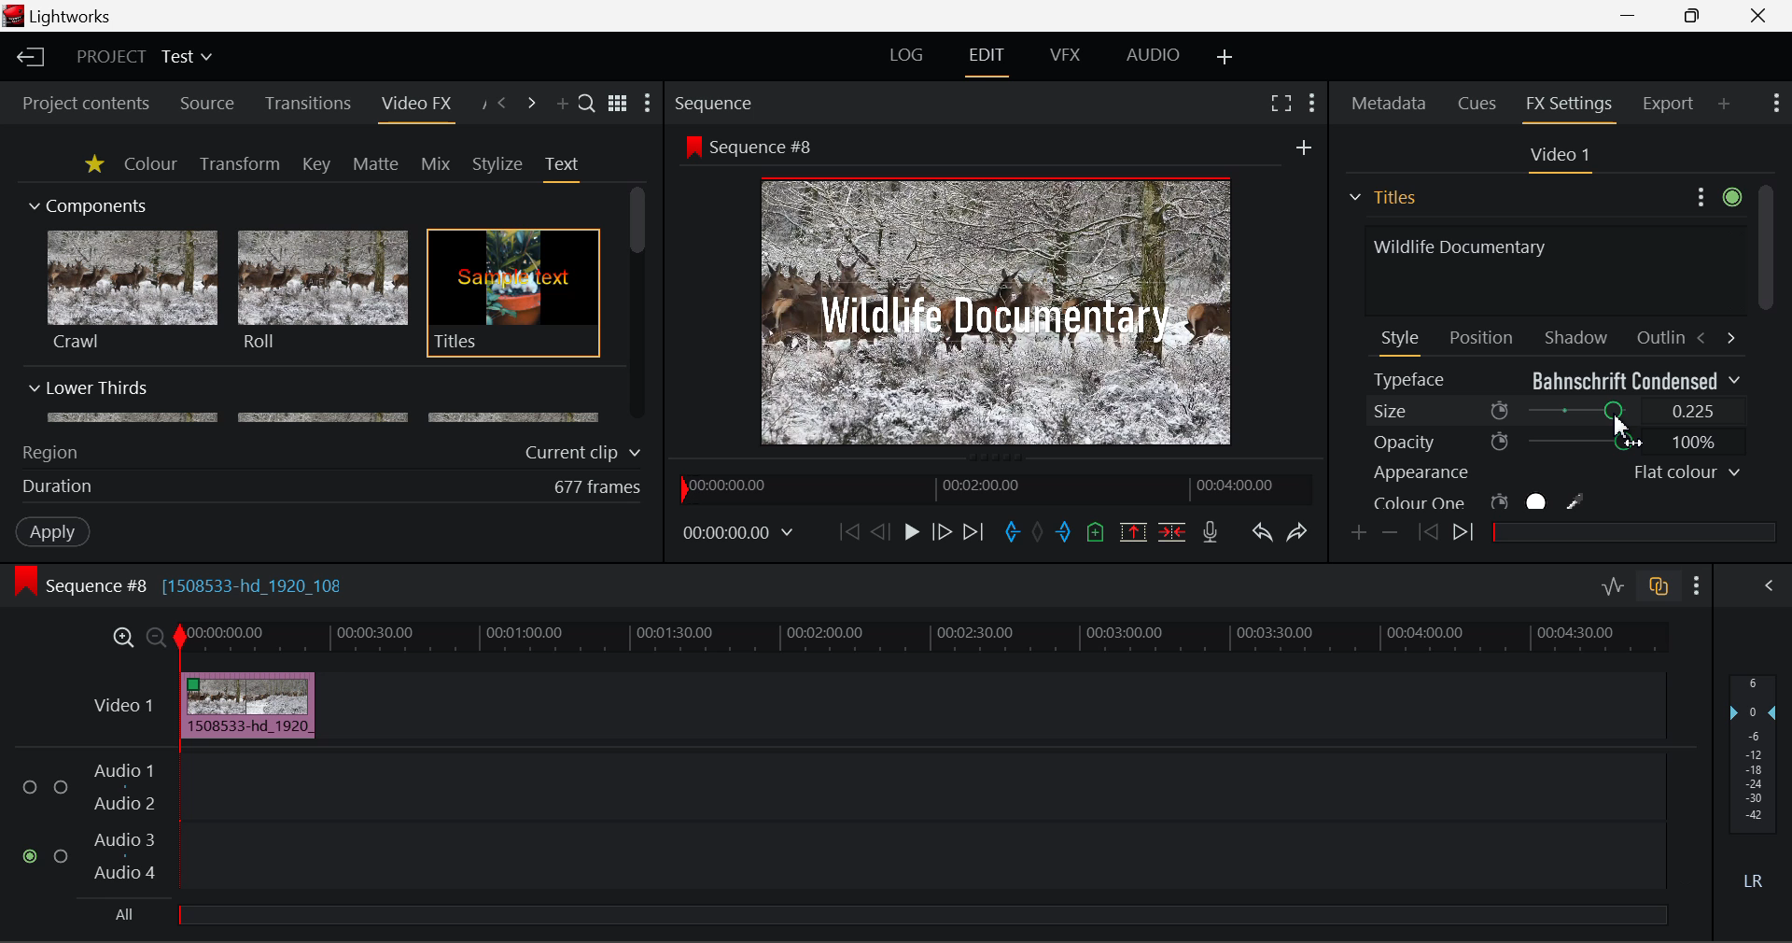 The height and width of the screenshot is (943, 1792). I want to click on Next keyframe, so click(1466, 535).